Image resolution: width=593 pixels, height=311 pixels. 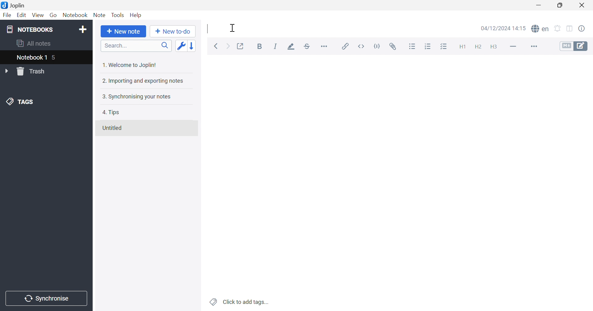 I want to click on Restore down, so click(x=560, y=5).